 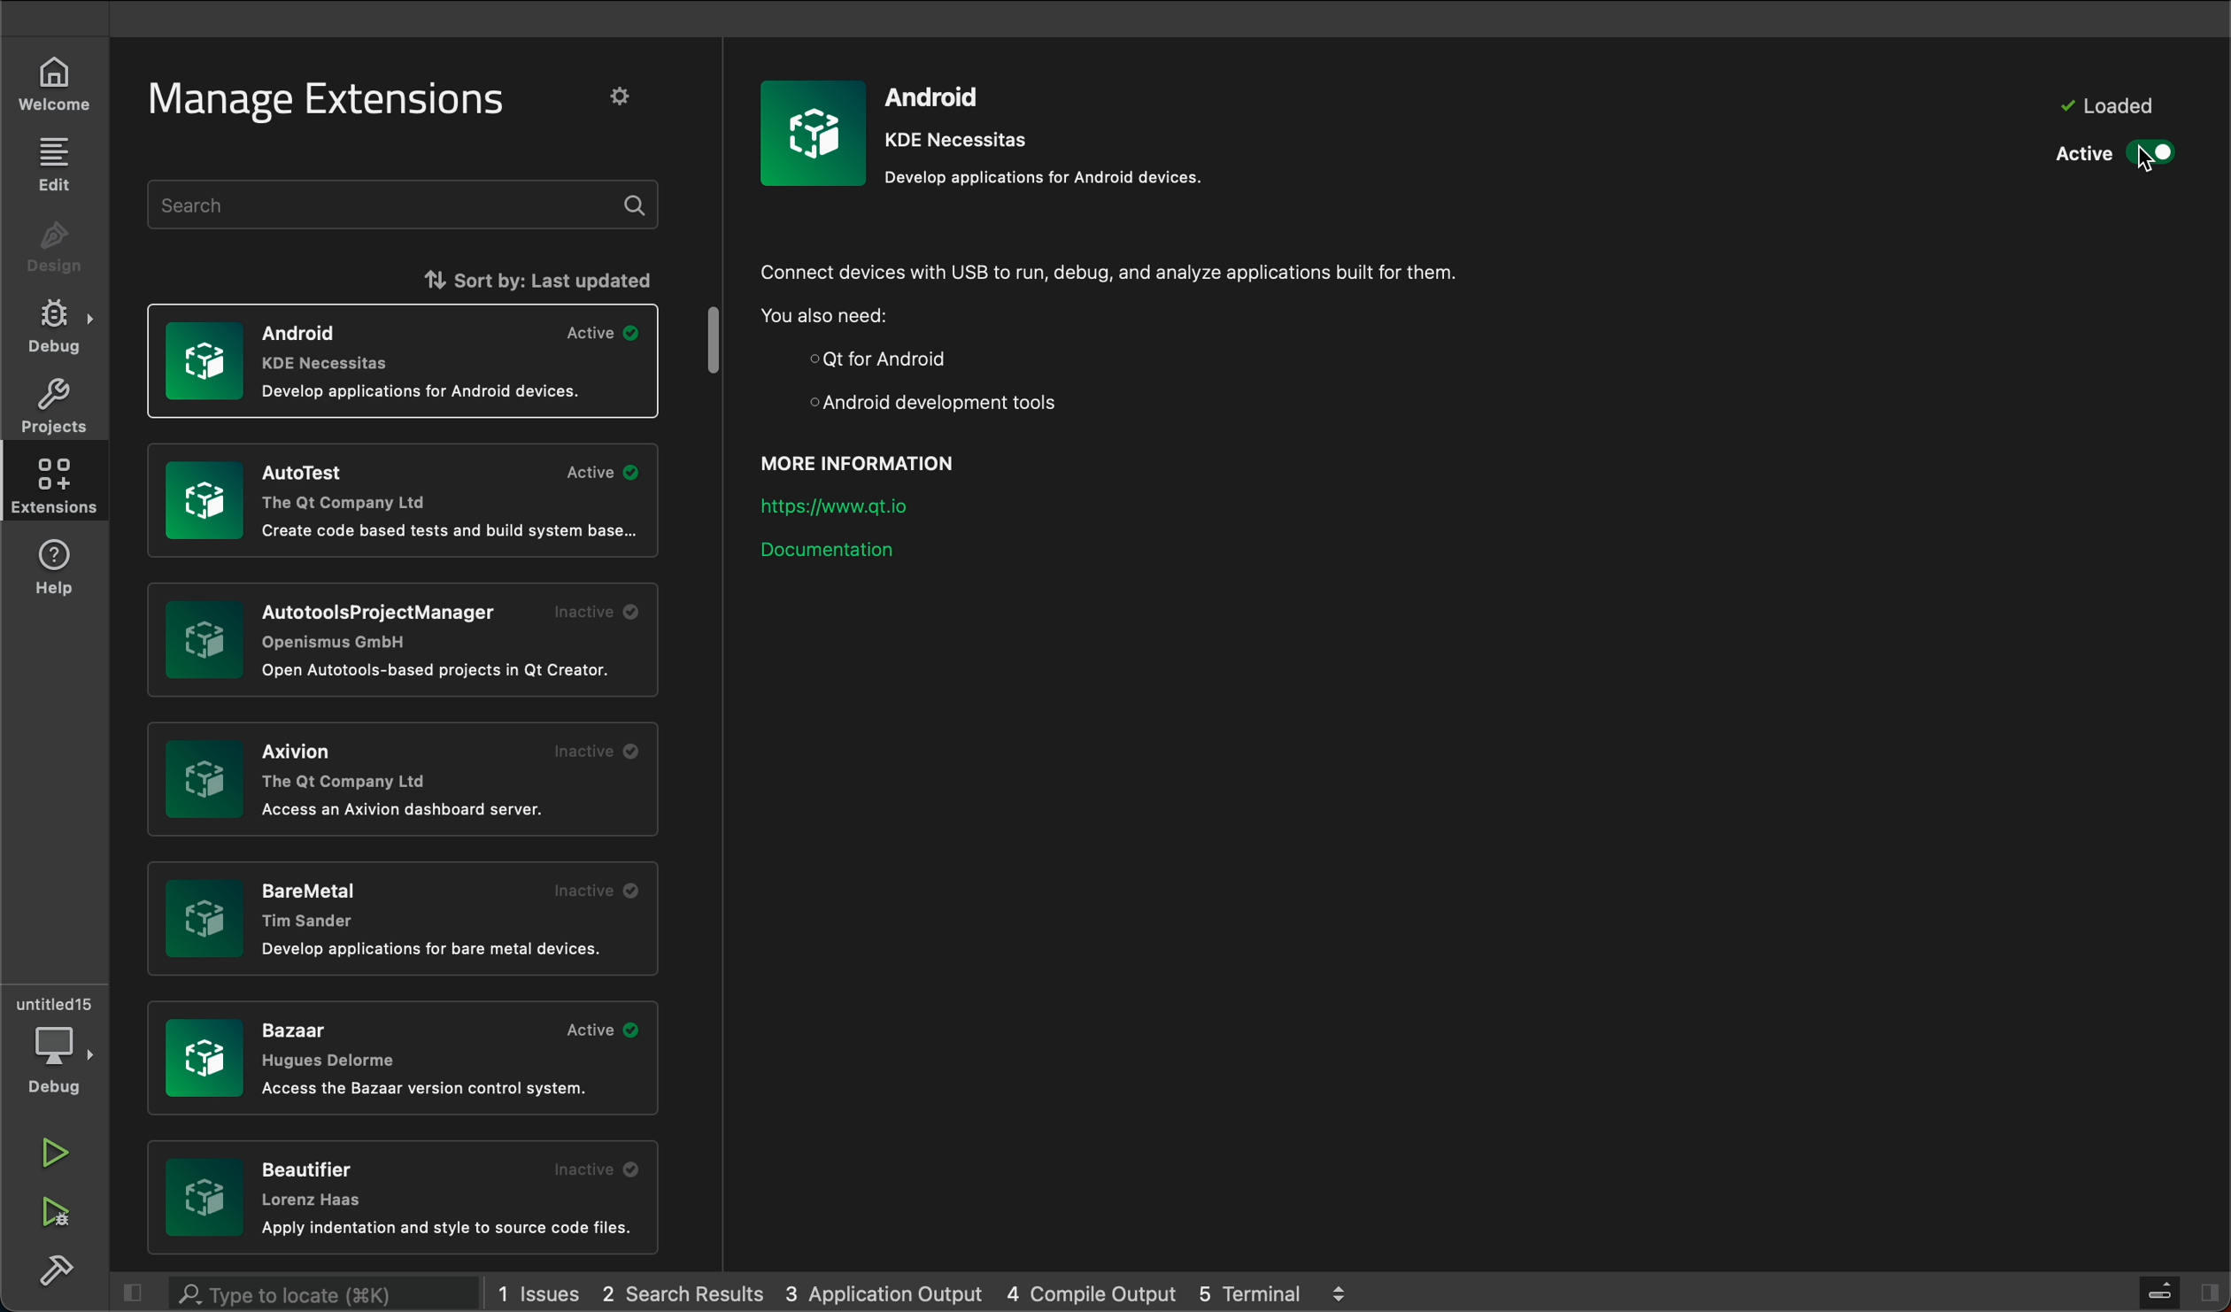 What do you see at coordinates (400, 915) in the screenshot?
I see `extensions list` at bounding box center [400, 915].